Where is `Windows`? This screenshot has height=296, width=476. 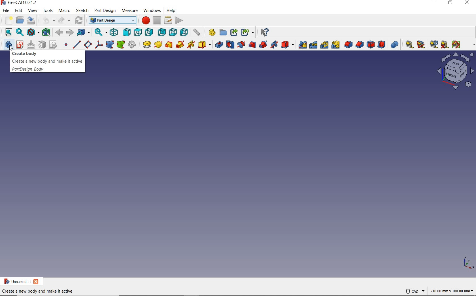
Windows is located at coordinates (151, 11).